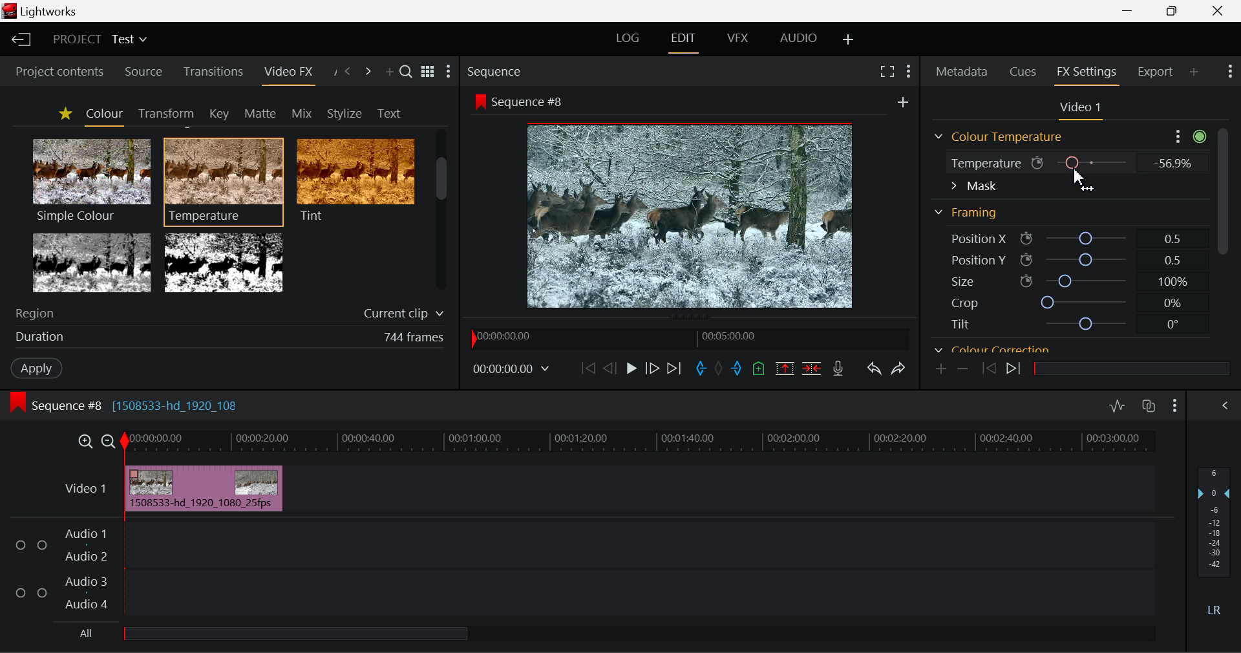 This screenshot has height=653, width=1241. Describe the element at coordinates (1083, 180) in the screenshot. I see `Cursor` at that location.